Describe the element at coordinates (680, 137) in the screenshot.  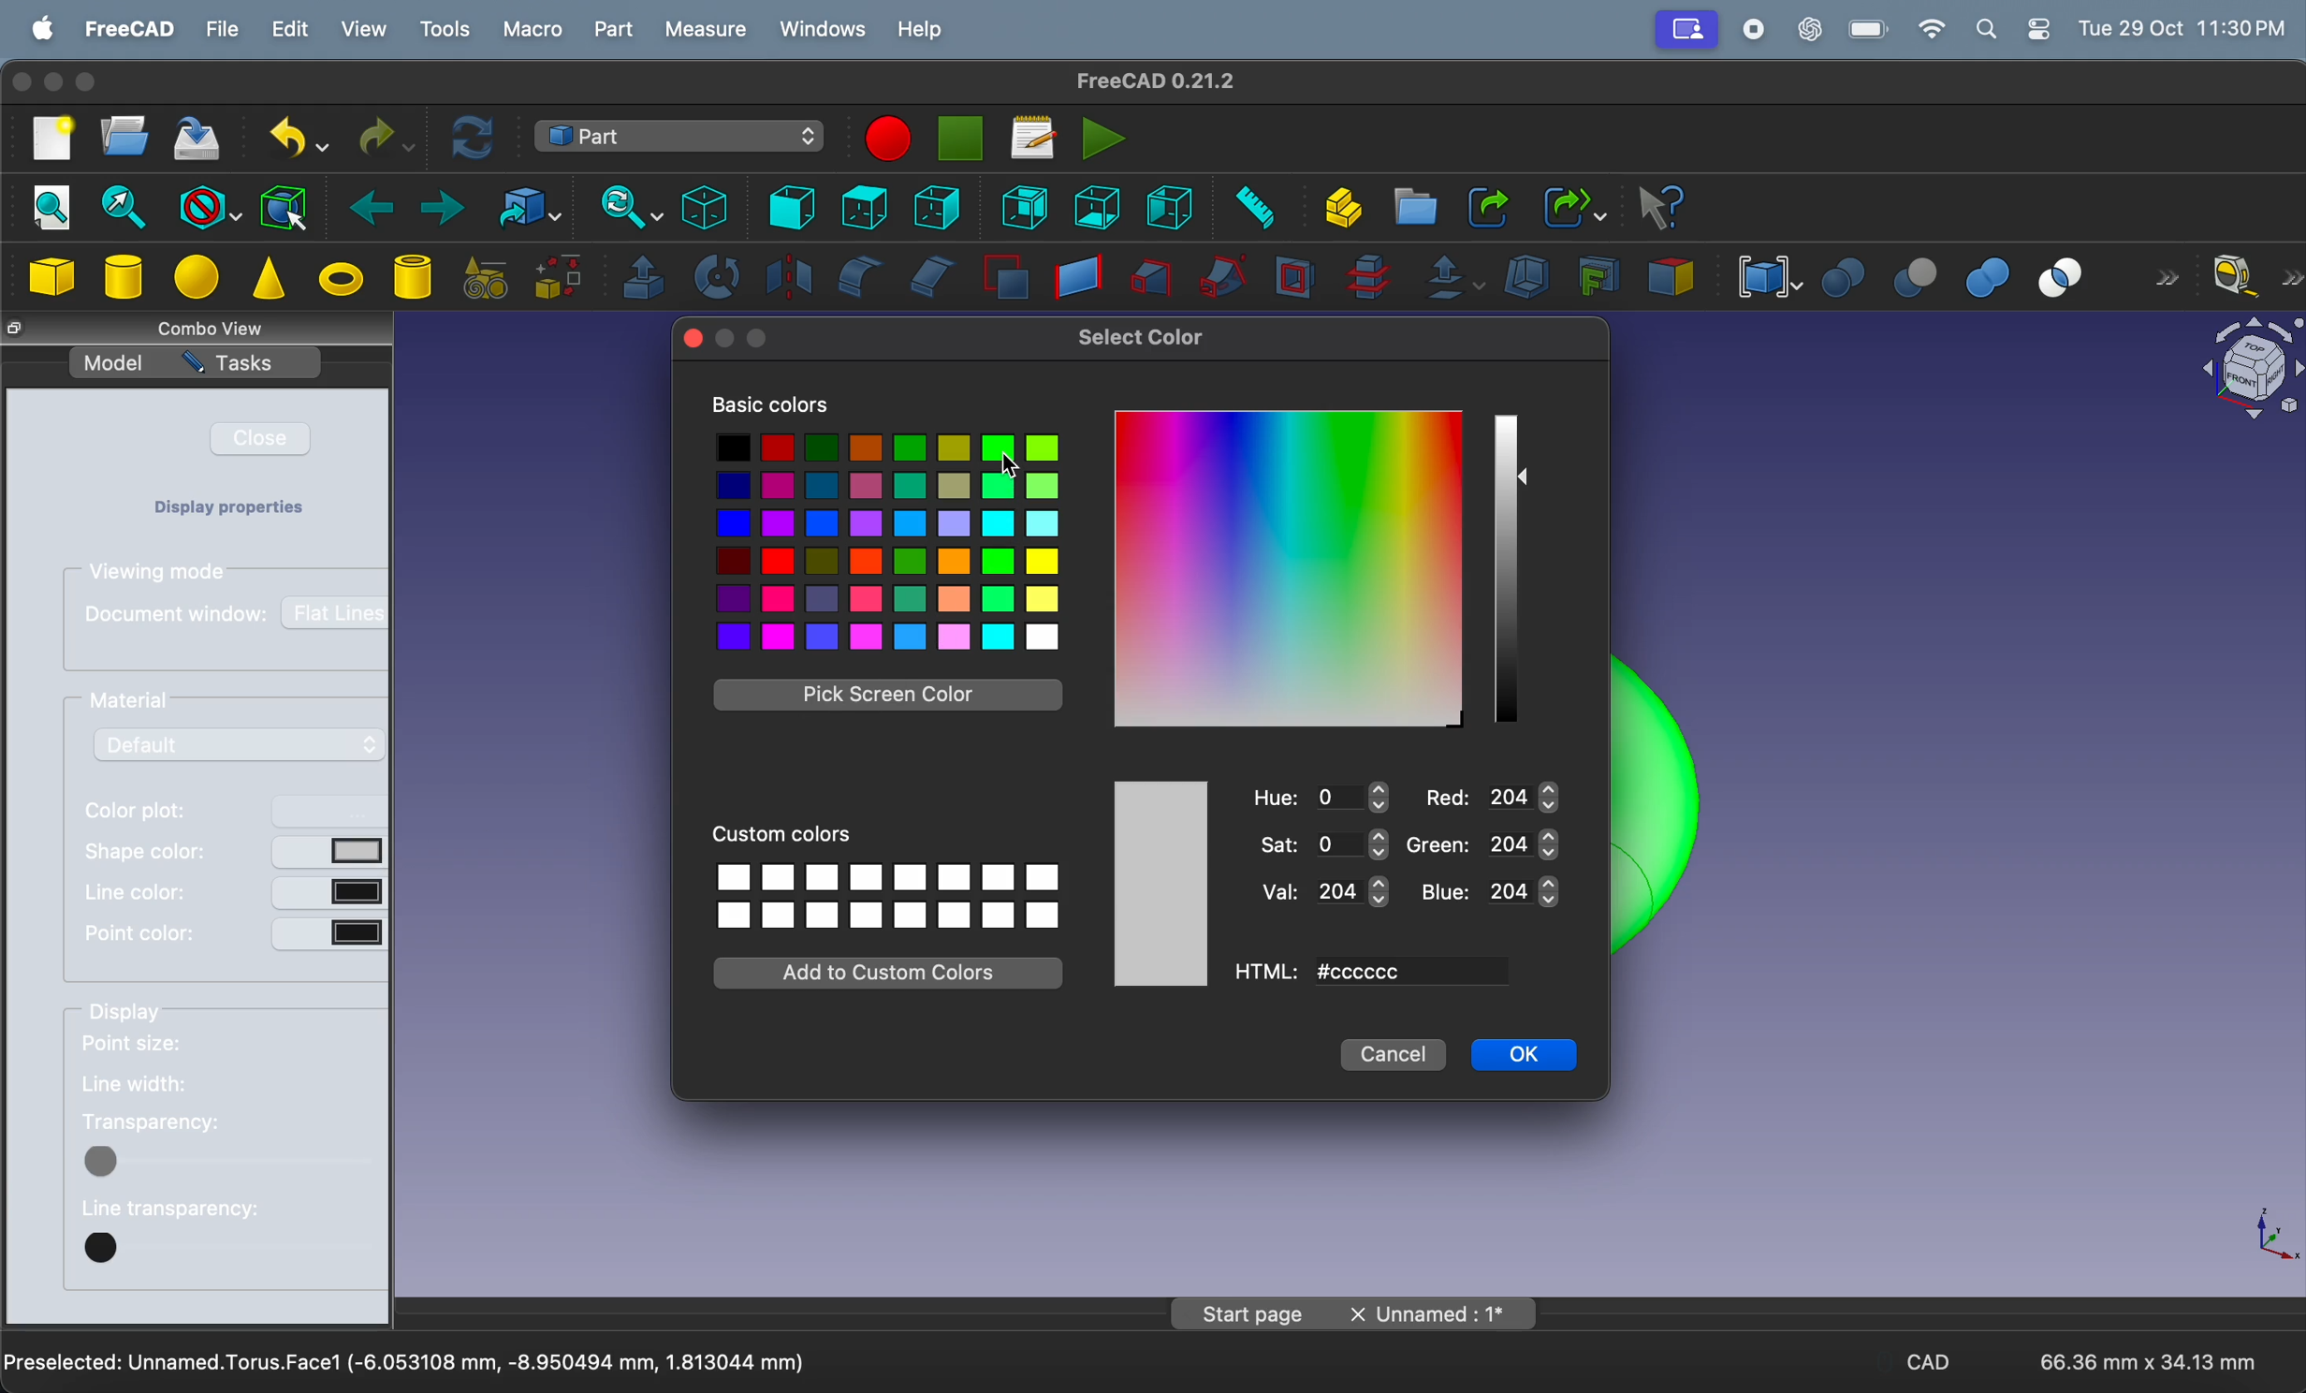
I see `switch between work benches` at that location.